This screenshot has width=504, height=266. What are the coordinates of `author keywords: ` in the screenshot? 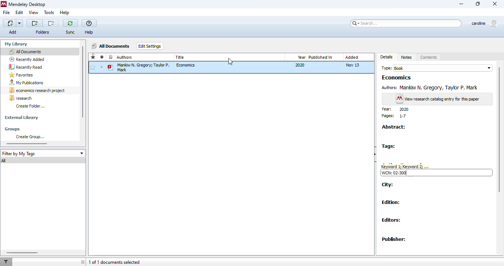 It's located at (405, 165).